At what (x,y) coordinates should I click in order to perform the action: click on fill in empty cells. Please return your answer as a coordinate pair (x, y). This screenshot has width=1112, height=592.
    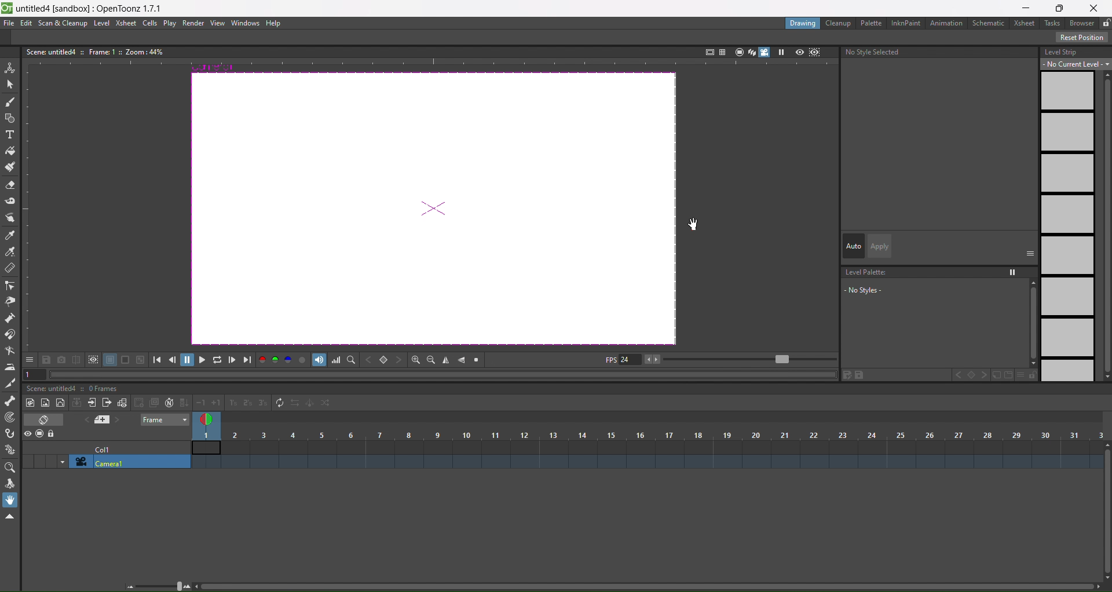
    Looking at the image, I should click on (183, 403).